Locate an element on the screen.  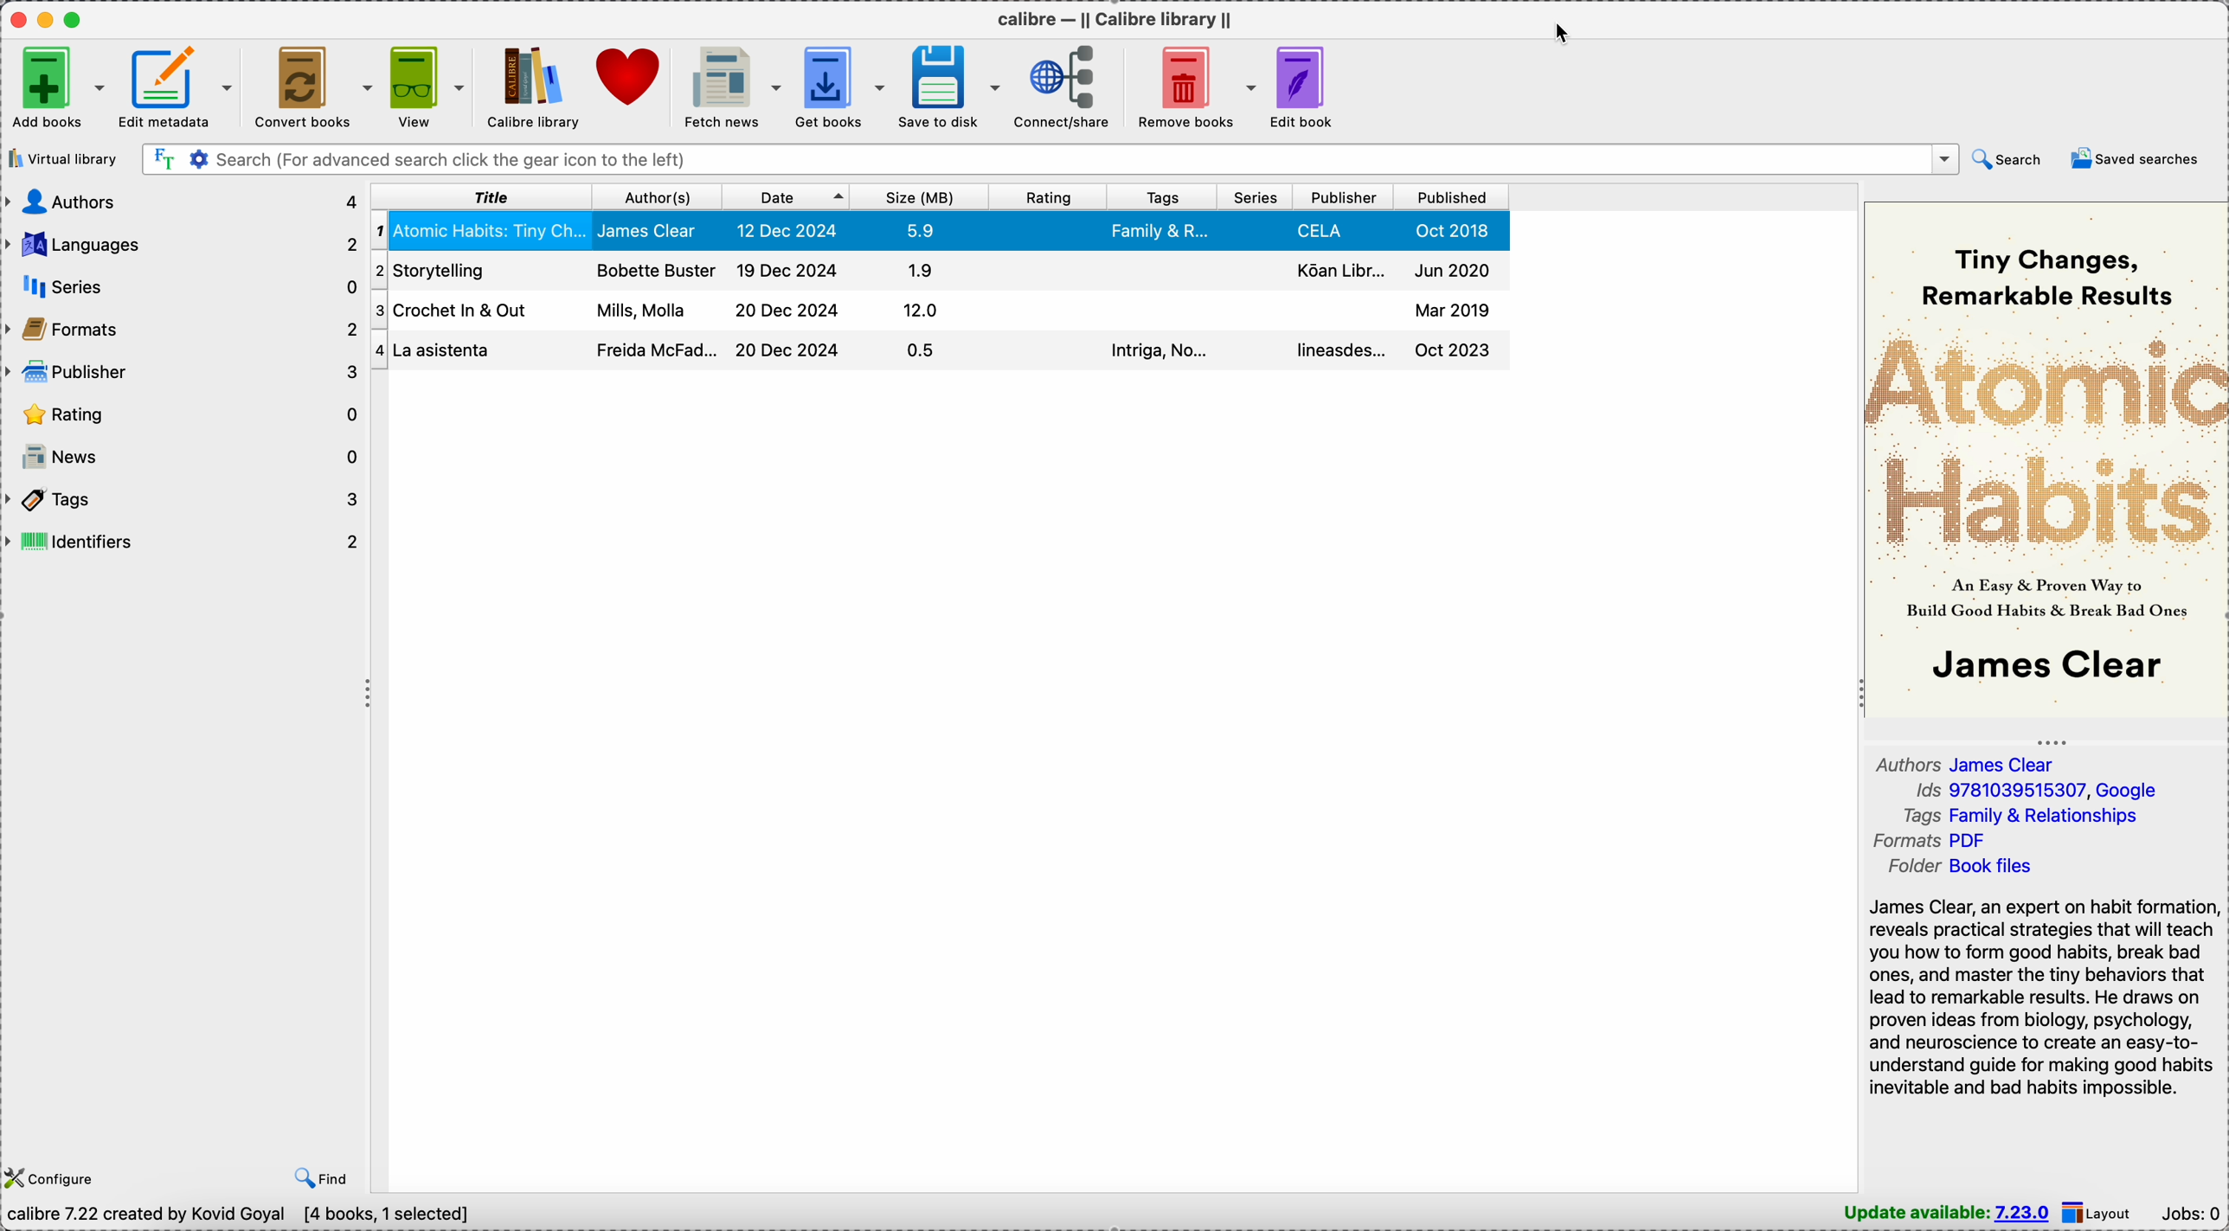
news is located at coordinates (184, 459).